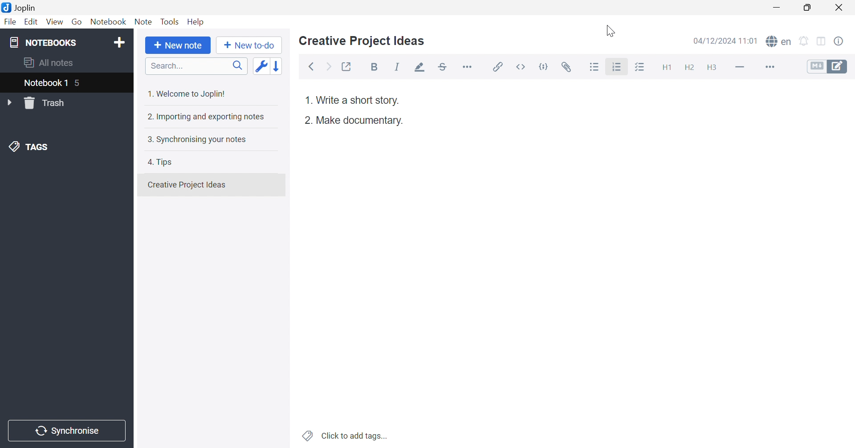  I want to click on Help, so click(196, 21).